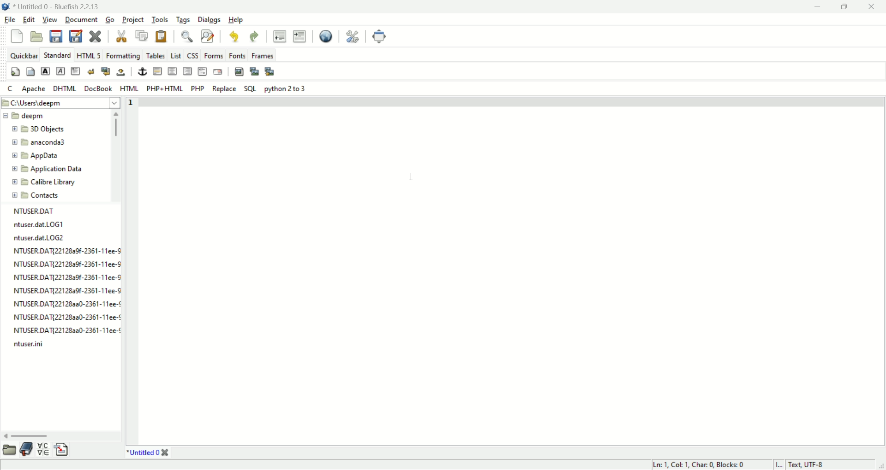 Image resolution: width=886 pixels, height=470 pixels. I want to click on paragraph, so click(75, 71).